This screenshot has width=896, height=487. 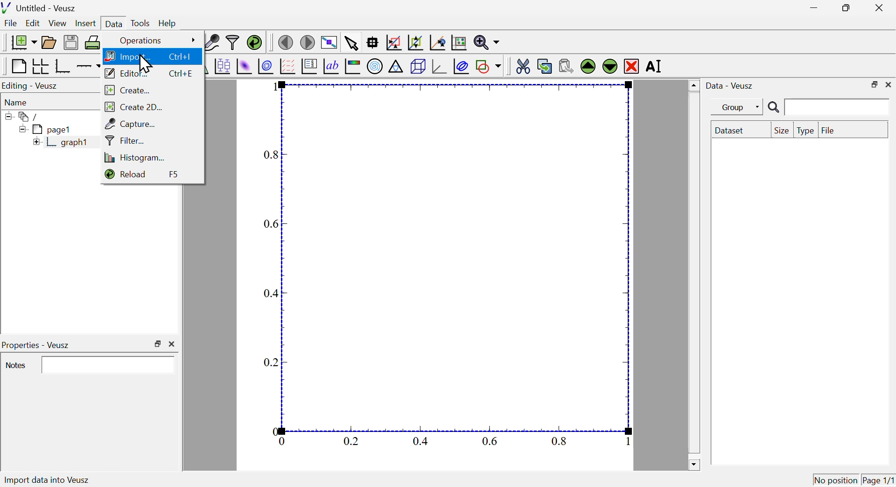 What do you see at coordinates (32, 86) in the screenshot?
I see `Editing Veusz` at bounding box center [32, 86].